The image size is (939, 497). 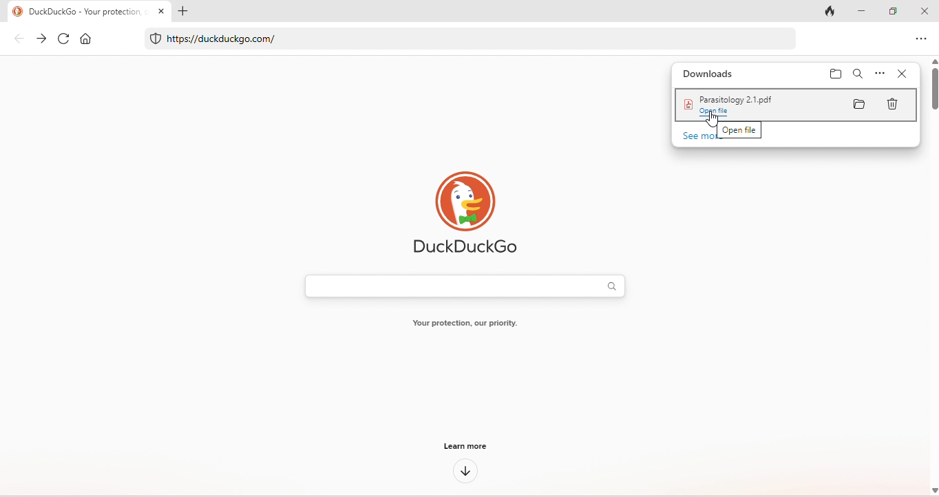 I want to click on close, so click(x=903, y=74).